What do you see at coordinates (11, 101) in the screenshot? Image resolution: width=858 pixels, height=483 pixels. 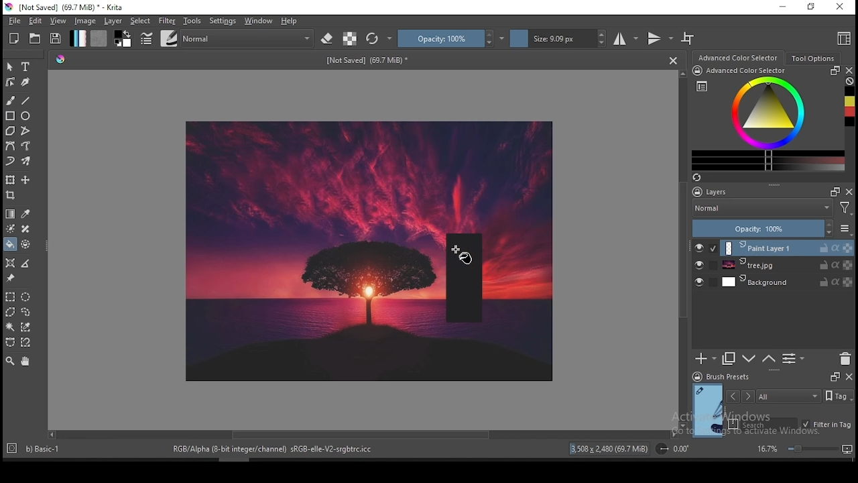 I see `brush tool` at bounding box center [11, 101].